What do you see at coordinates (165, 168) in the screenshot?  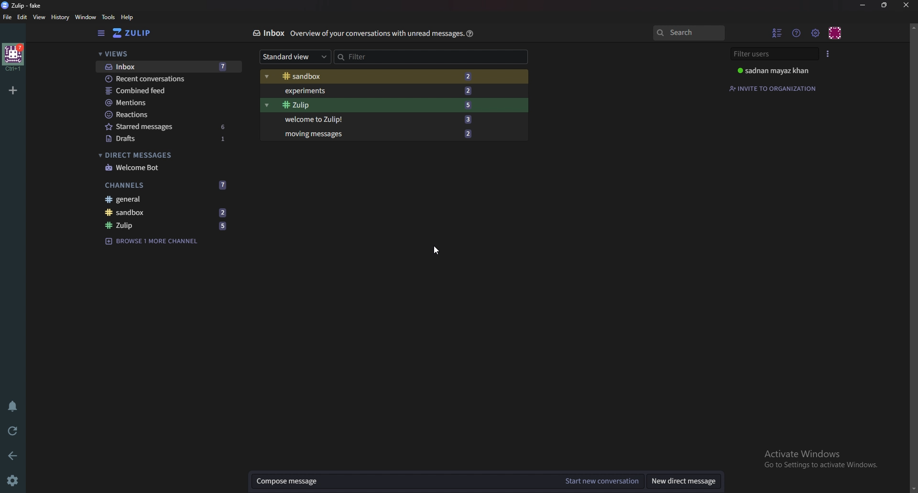 I see `Welcome bot` at bounding box center [165, 168].